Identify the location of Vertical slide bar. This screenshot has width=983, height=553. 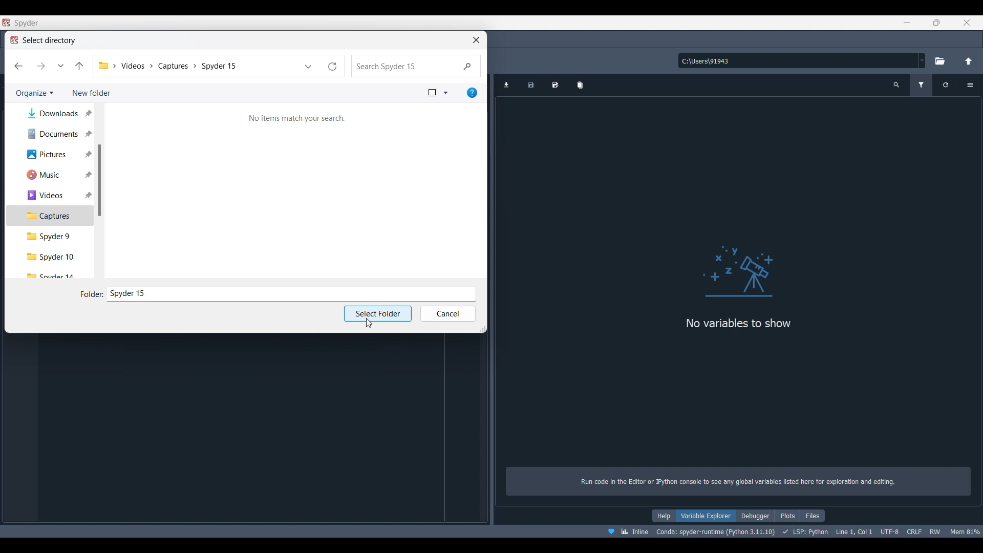
(99, 180).